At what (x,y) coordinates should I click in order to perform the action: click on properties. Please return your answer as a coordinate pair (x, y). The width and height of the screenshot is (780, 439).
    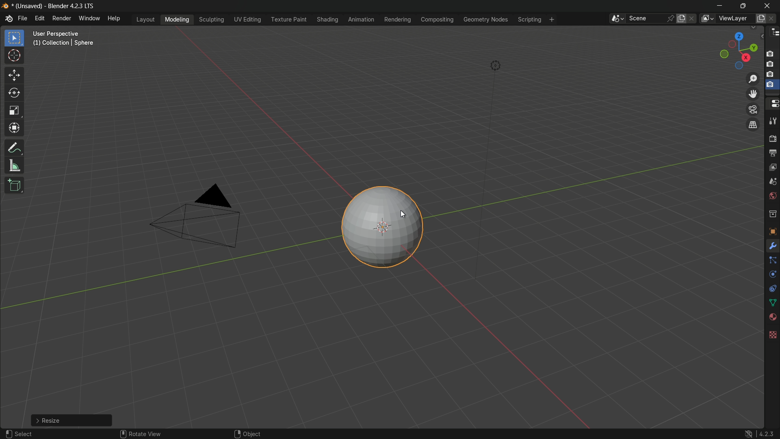
    Looking at the image, I should click on (772, 104).